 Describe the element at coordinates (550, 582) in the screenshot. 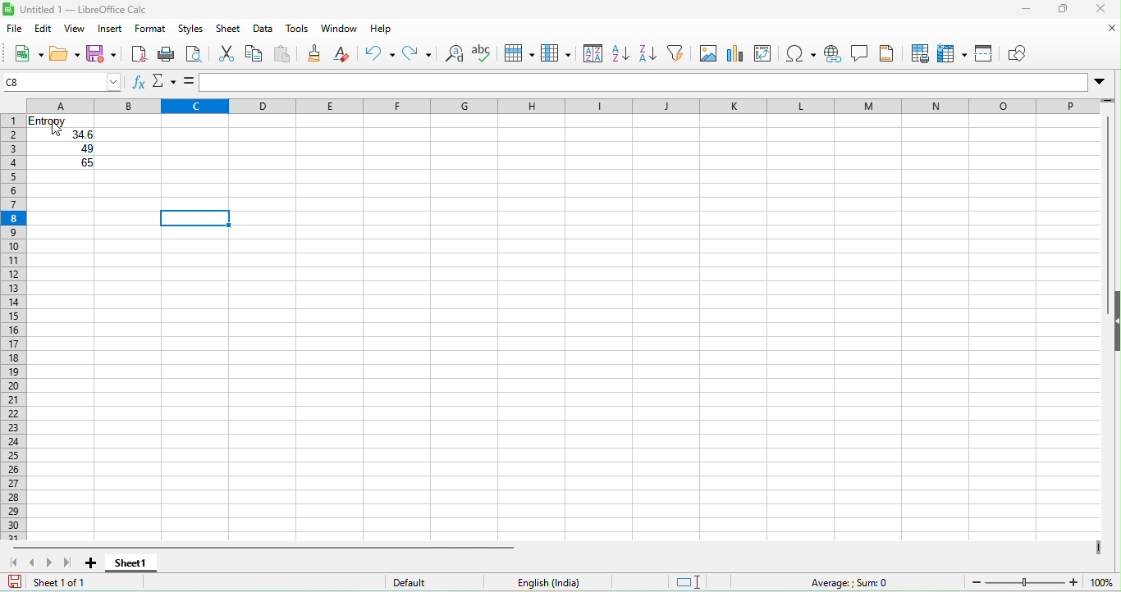

I see `text language` at that location.